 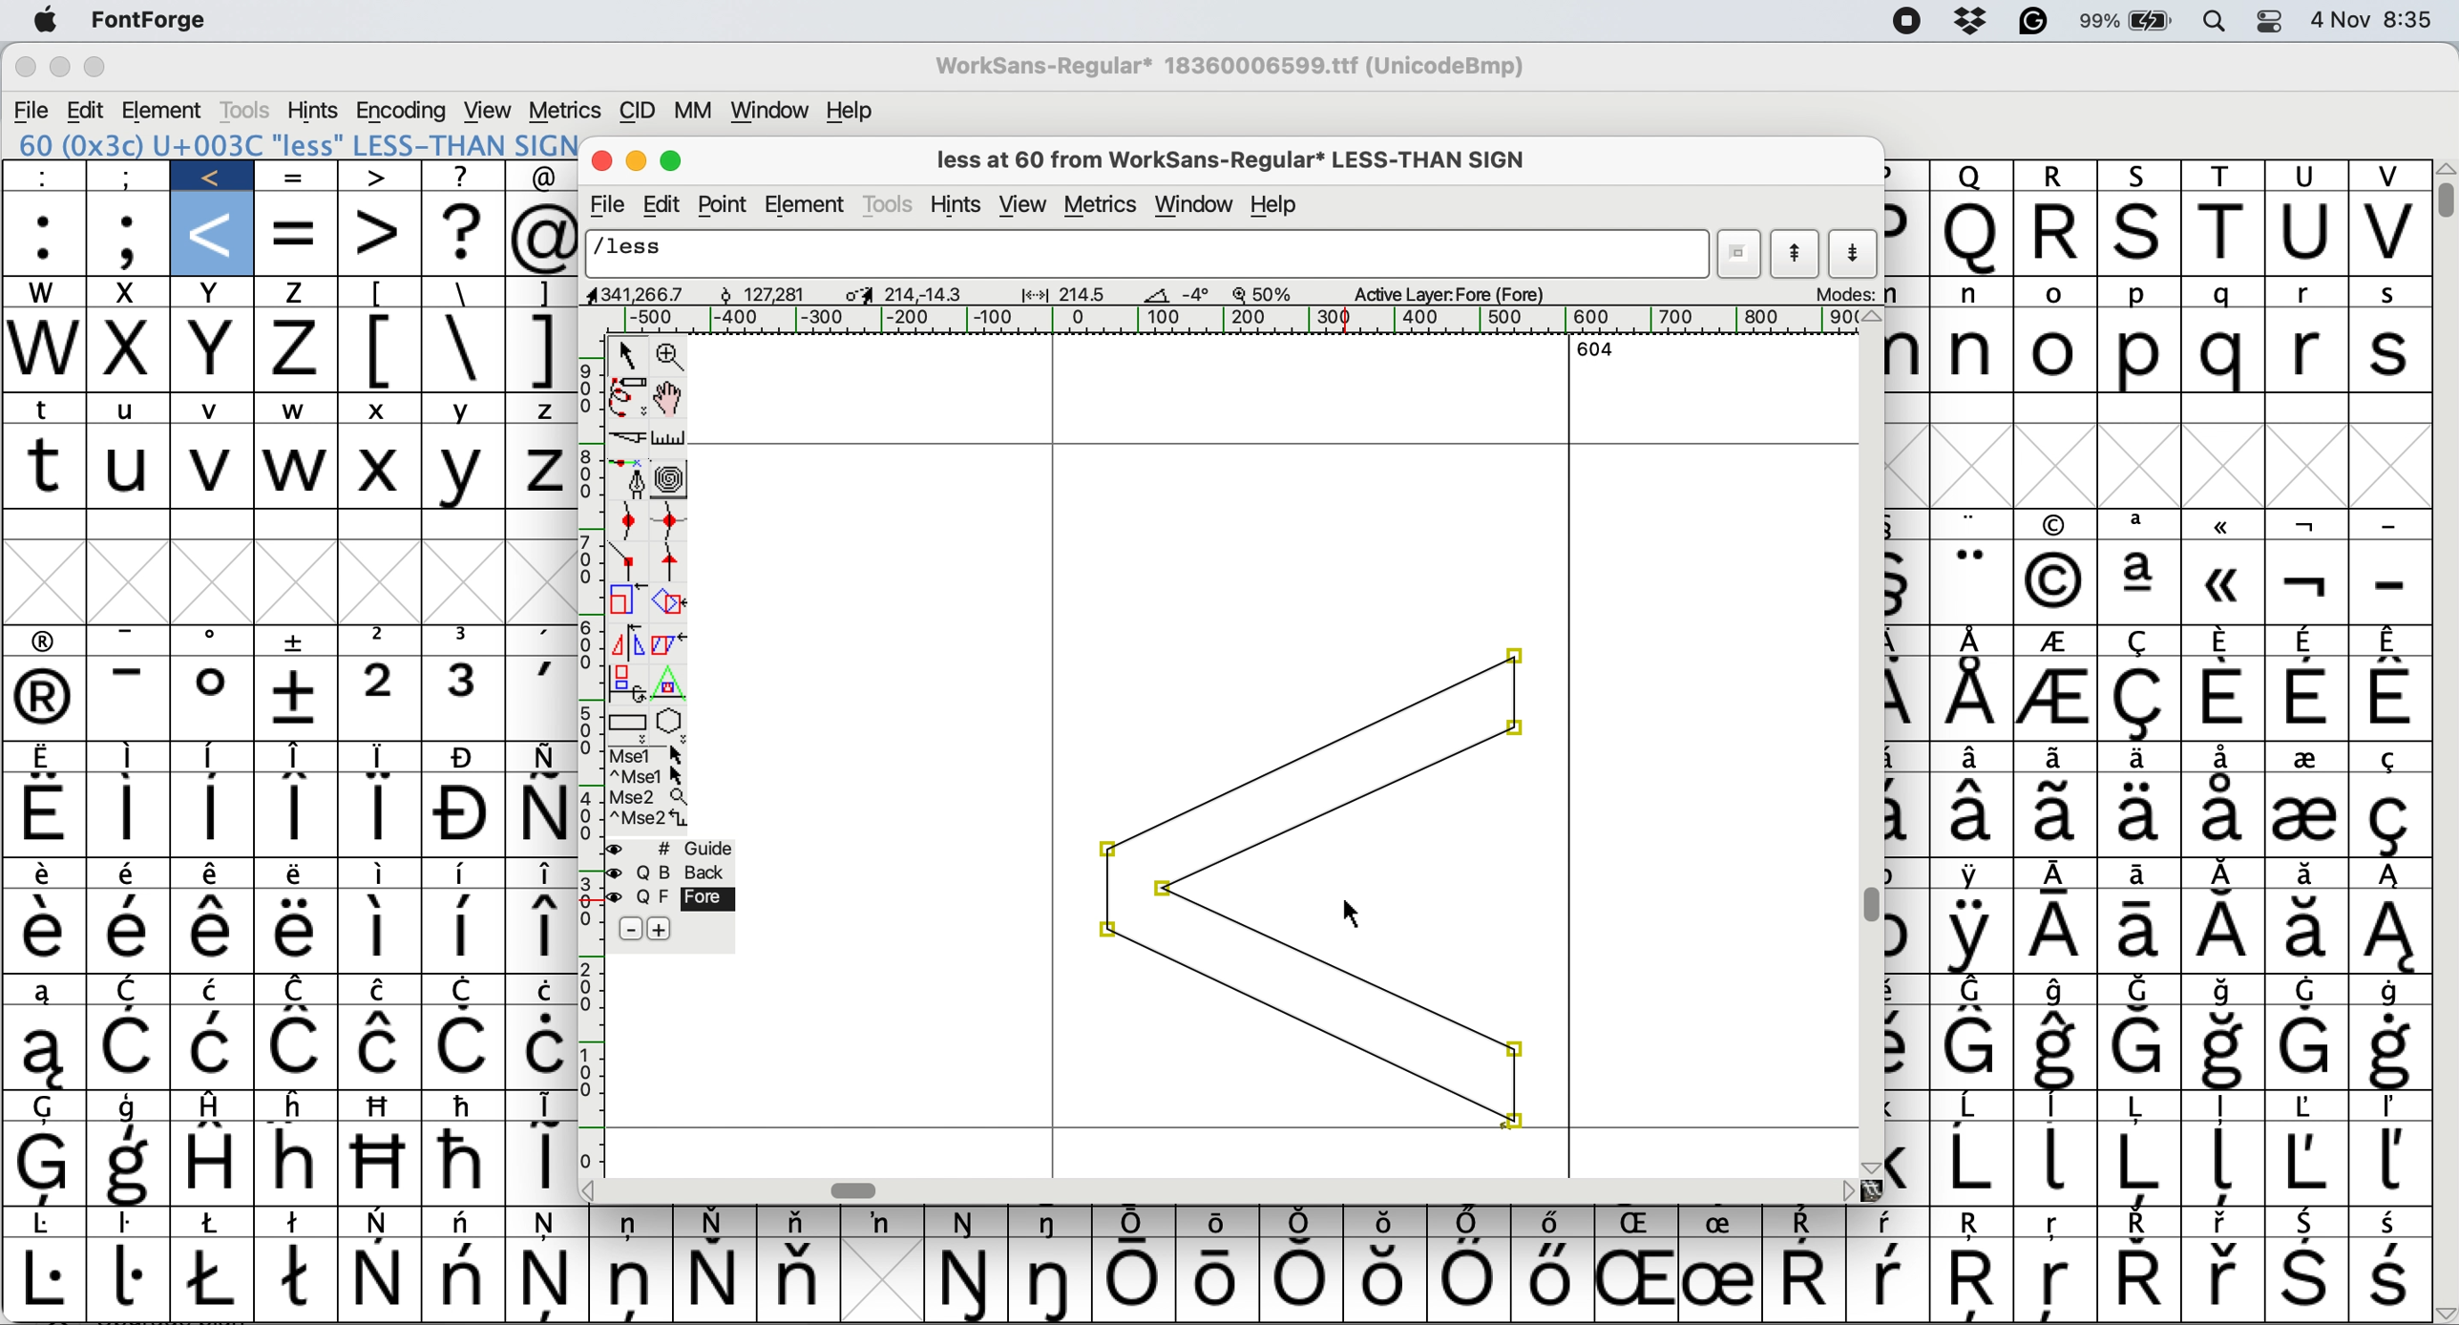 What do you see at coordinates (541, 1105) in the screenshot?
I see `symbol` at bounding box center [541, 1105].